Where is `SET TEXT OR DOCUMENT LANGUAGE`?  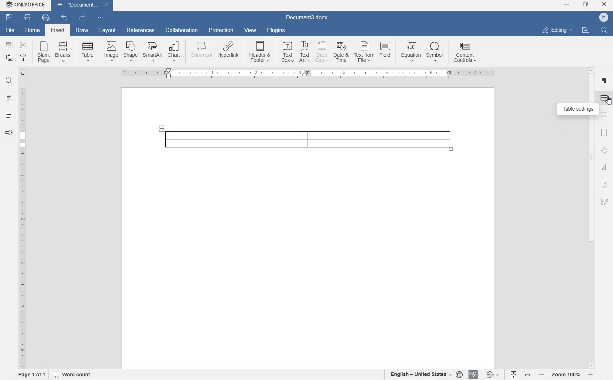
SET TEXT OR DOCUMENT LANGUAGE is located at coordinates (424, 373).